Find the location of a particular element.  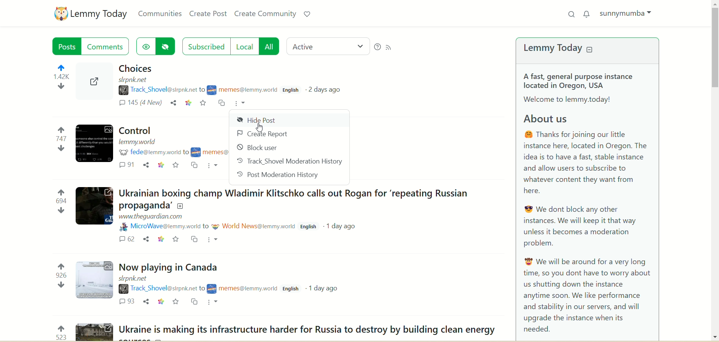

RSS is located at coordinates (391, 49).